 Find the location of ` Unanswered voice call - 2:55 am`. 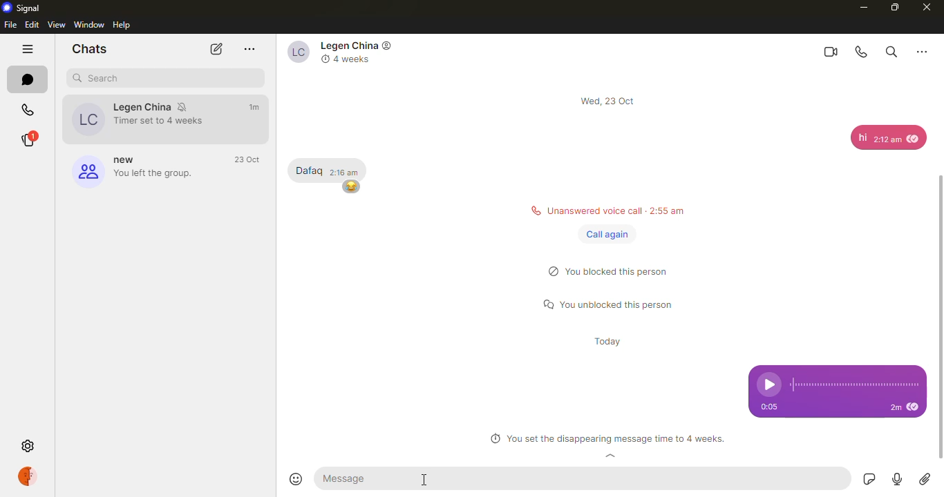

 Unanswered voice call - 2:55 am is located at coordinates (603, 209).